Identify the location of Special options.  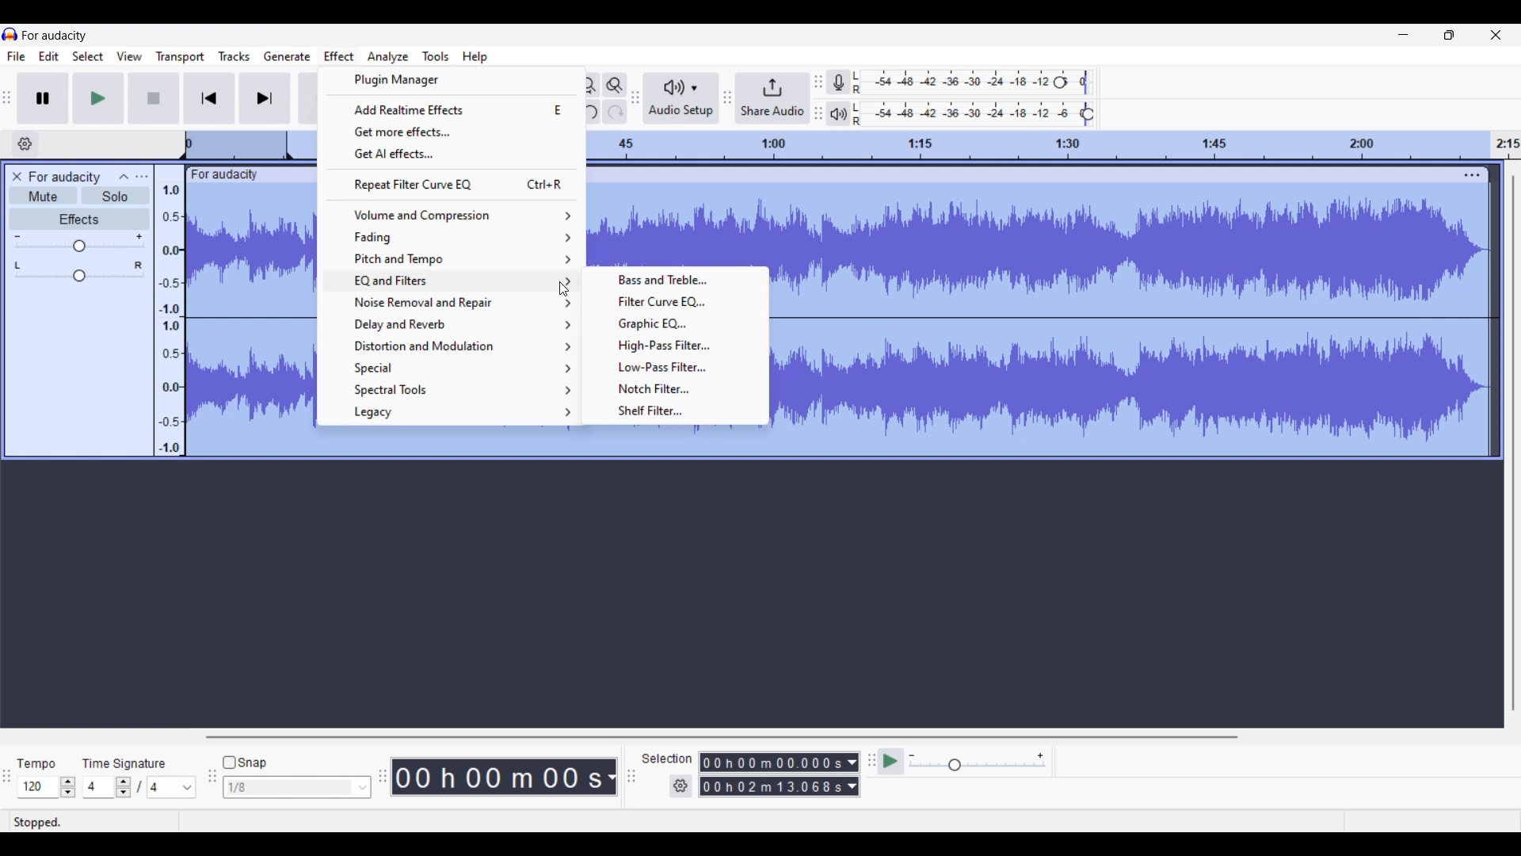
(452, 369).